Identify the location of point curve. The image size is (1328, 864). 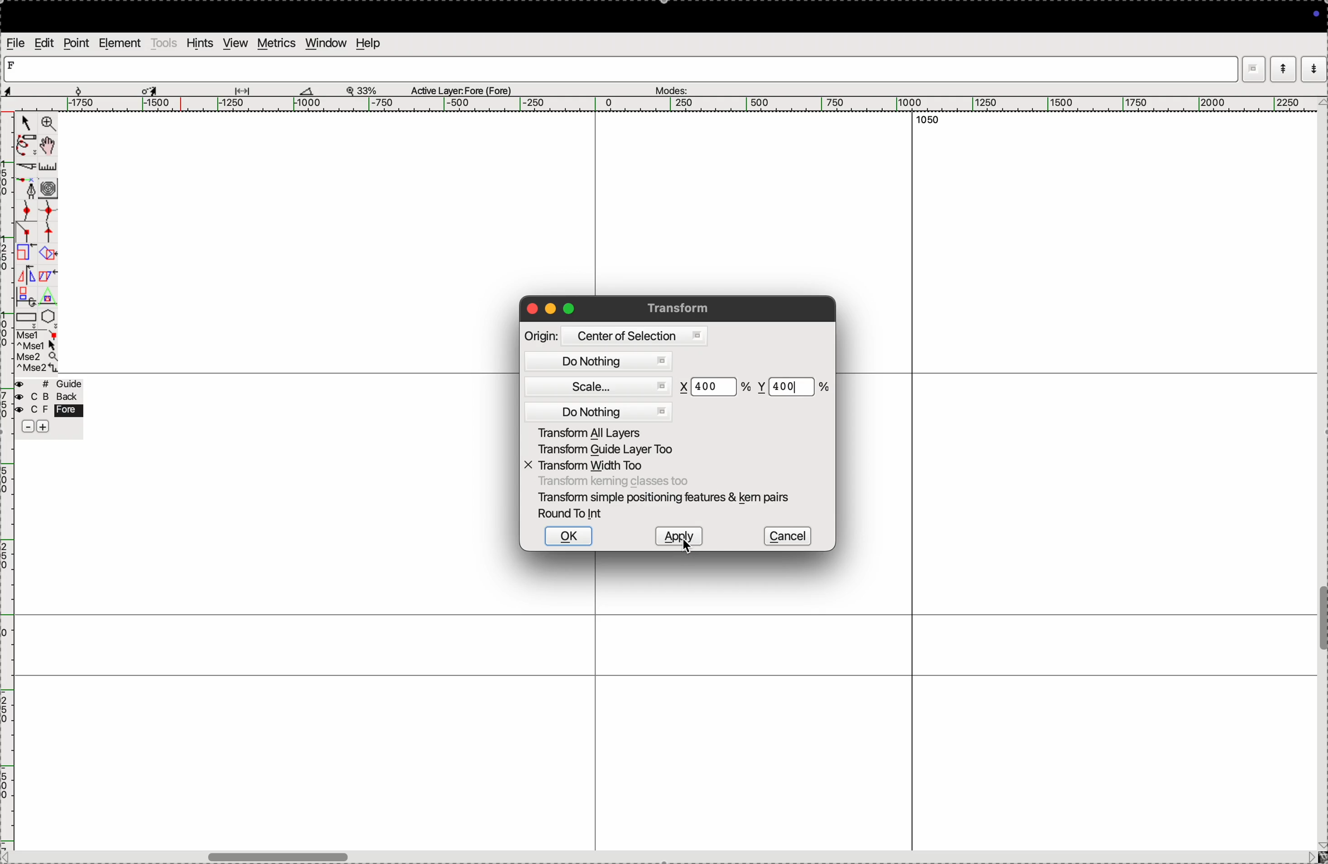
(28, 211).